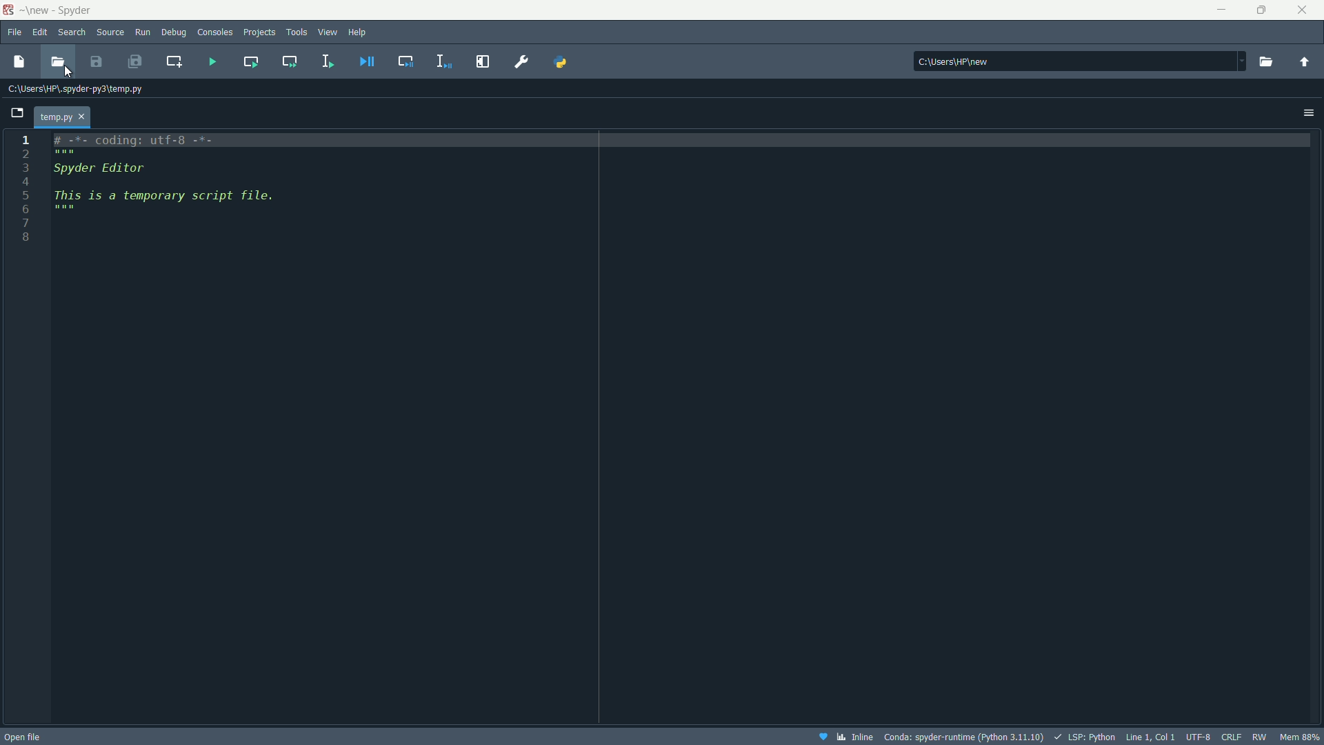 This screenshot has width=1324, height=745. Describe the element at coordinates (210, 61) in the screenshot. I see `Run file` at that location.